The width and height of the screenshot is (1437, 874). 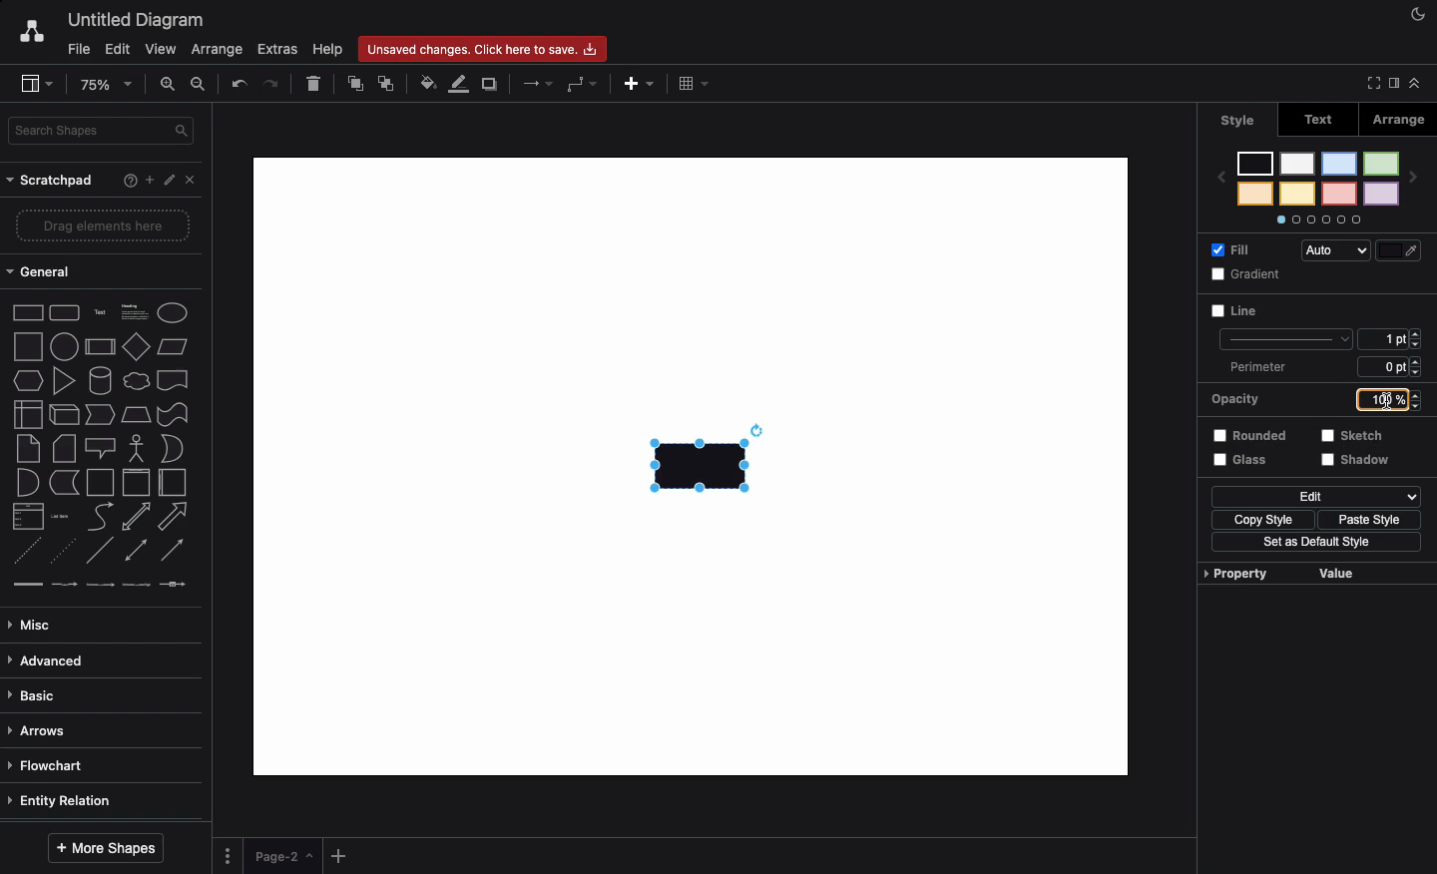 I want to click on Heading, so click(x=134, y=315).